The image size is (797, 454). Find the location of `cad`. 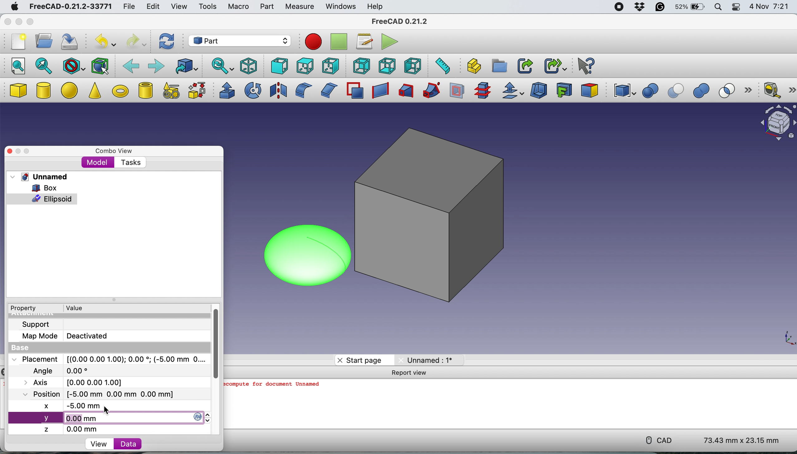

cad is located at coordinates (657, 440).